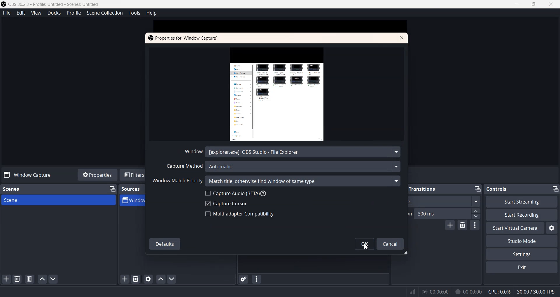 The height and width of the screenshot is (297, 560). I want to click on Settings, so click(551, 228).